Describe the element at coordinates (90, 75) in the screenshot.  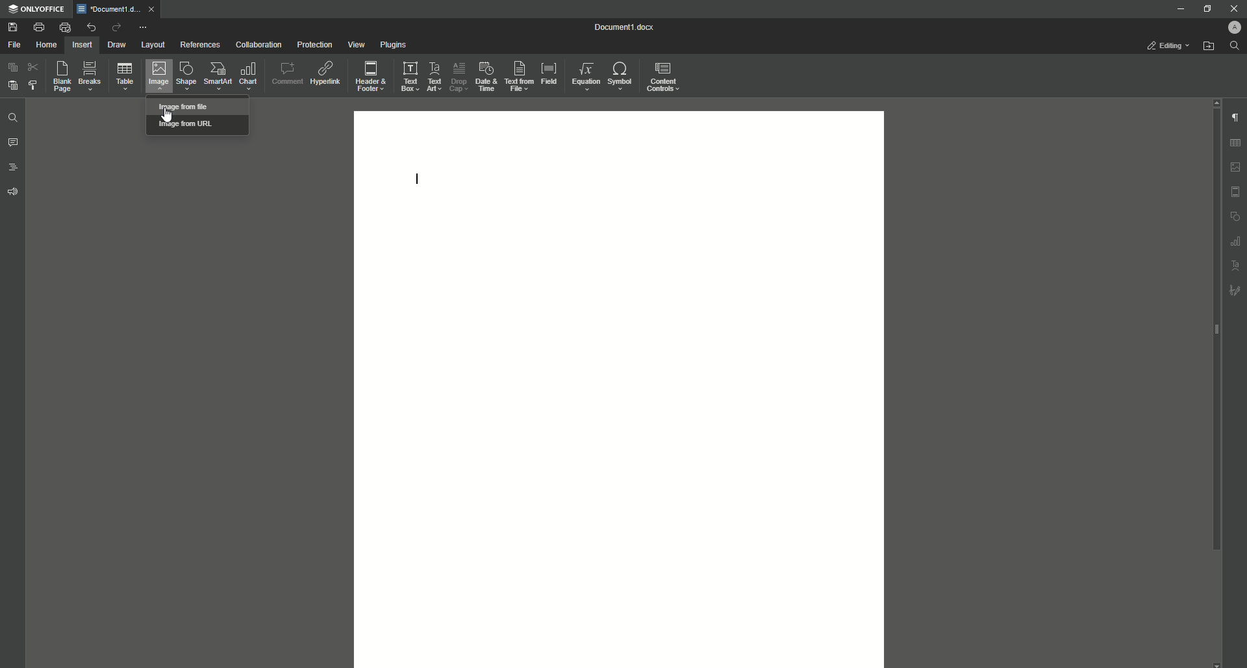
I see `Breaks` at that location.